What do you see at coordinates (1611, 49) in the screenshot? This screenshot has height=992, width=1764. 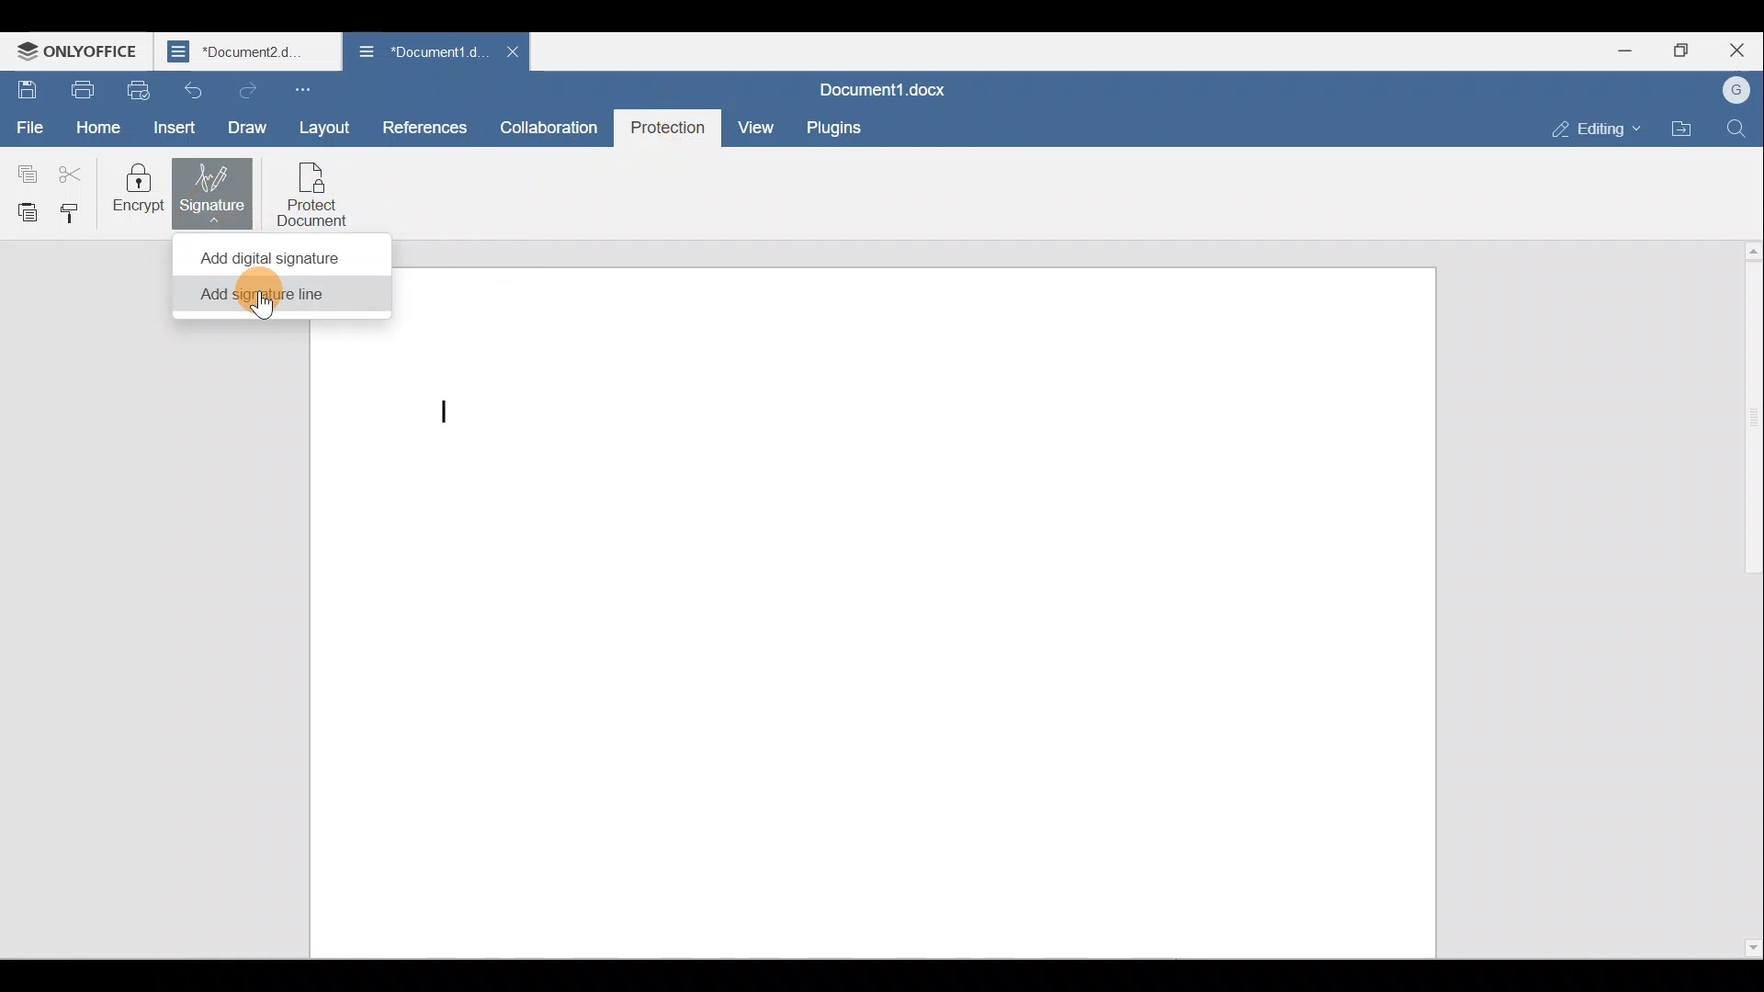 I see `Minimize` at bounding box center [1611, 49].